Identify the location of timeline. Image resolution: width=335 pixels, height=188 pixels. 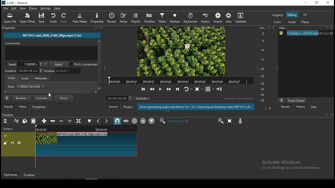
(63, 71).